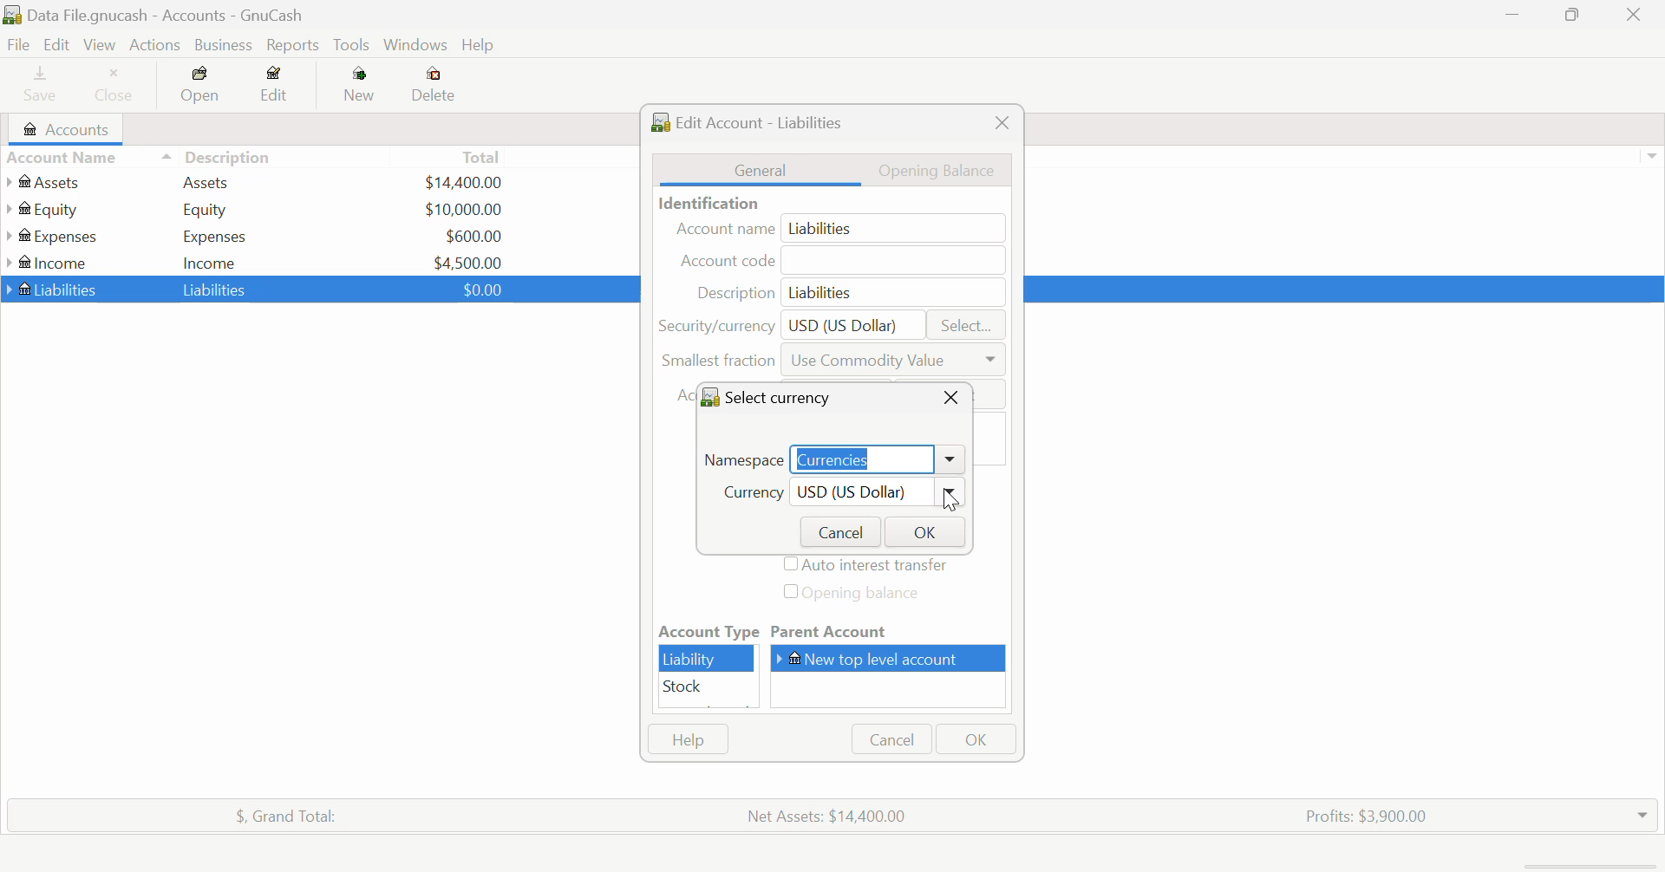  I want to click on OK, so click(923, 531).